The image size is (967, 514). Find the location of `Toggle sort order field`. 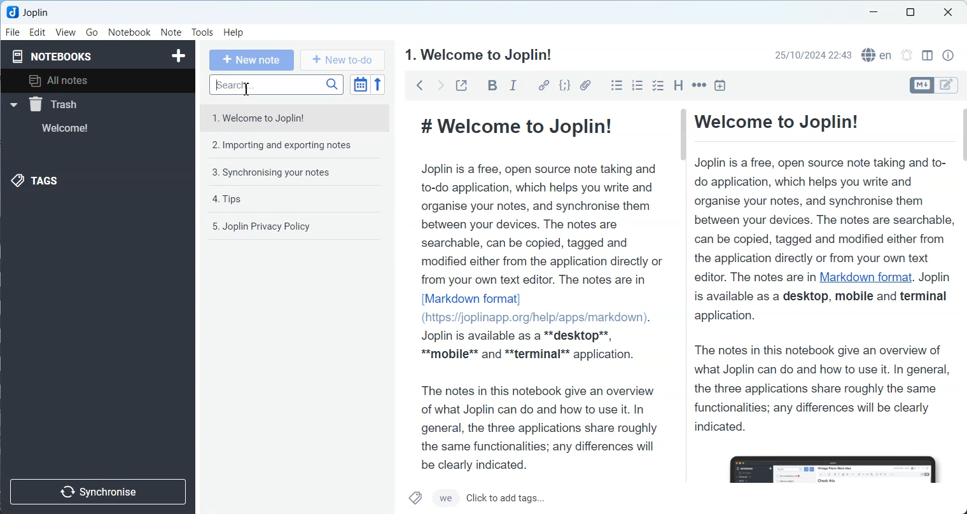

Toggle sort order field is located at coordinates (359, 86).